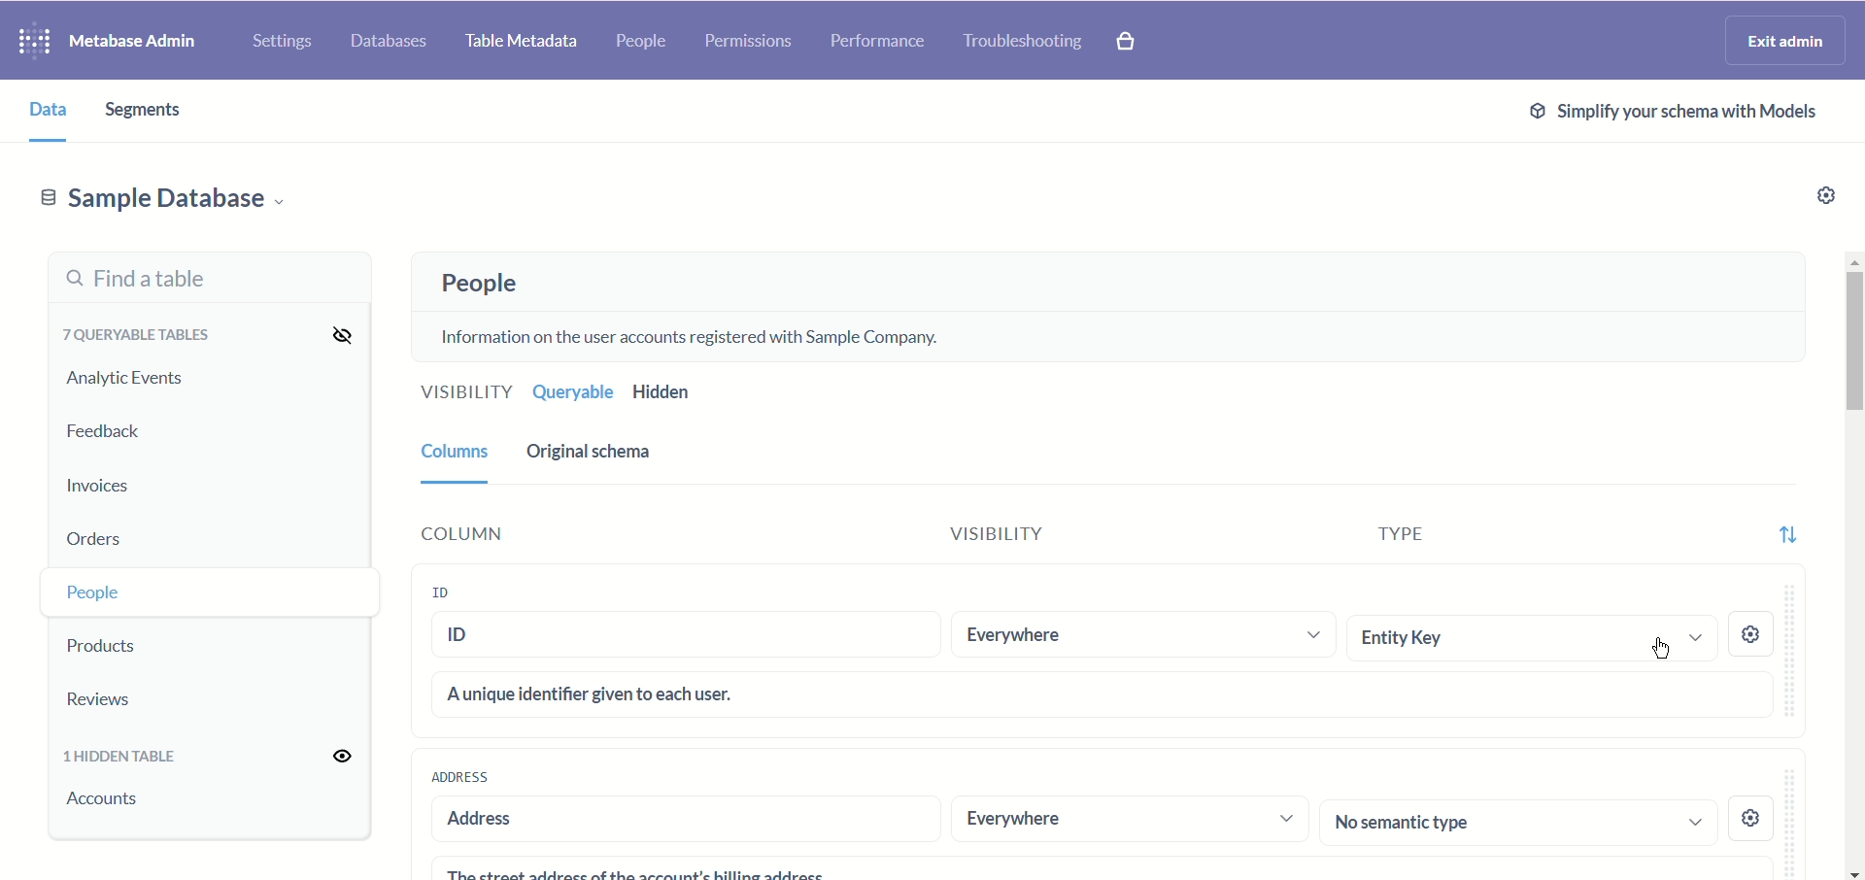  Describe the element at coordinates (391, 38) in the screenshot. I see `Databases` at that location.